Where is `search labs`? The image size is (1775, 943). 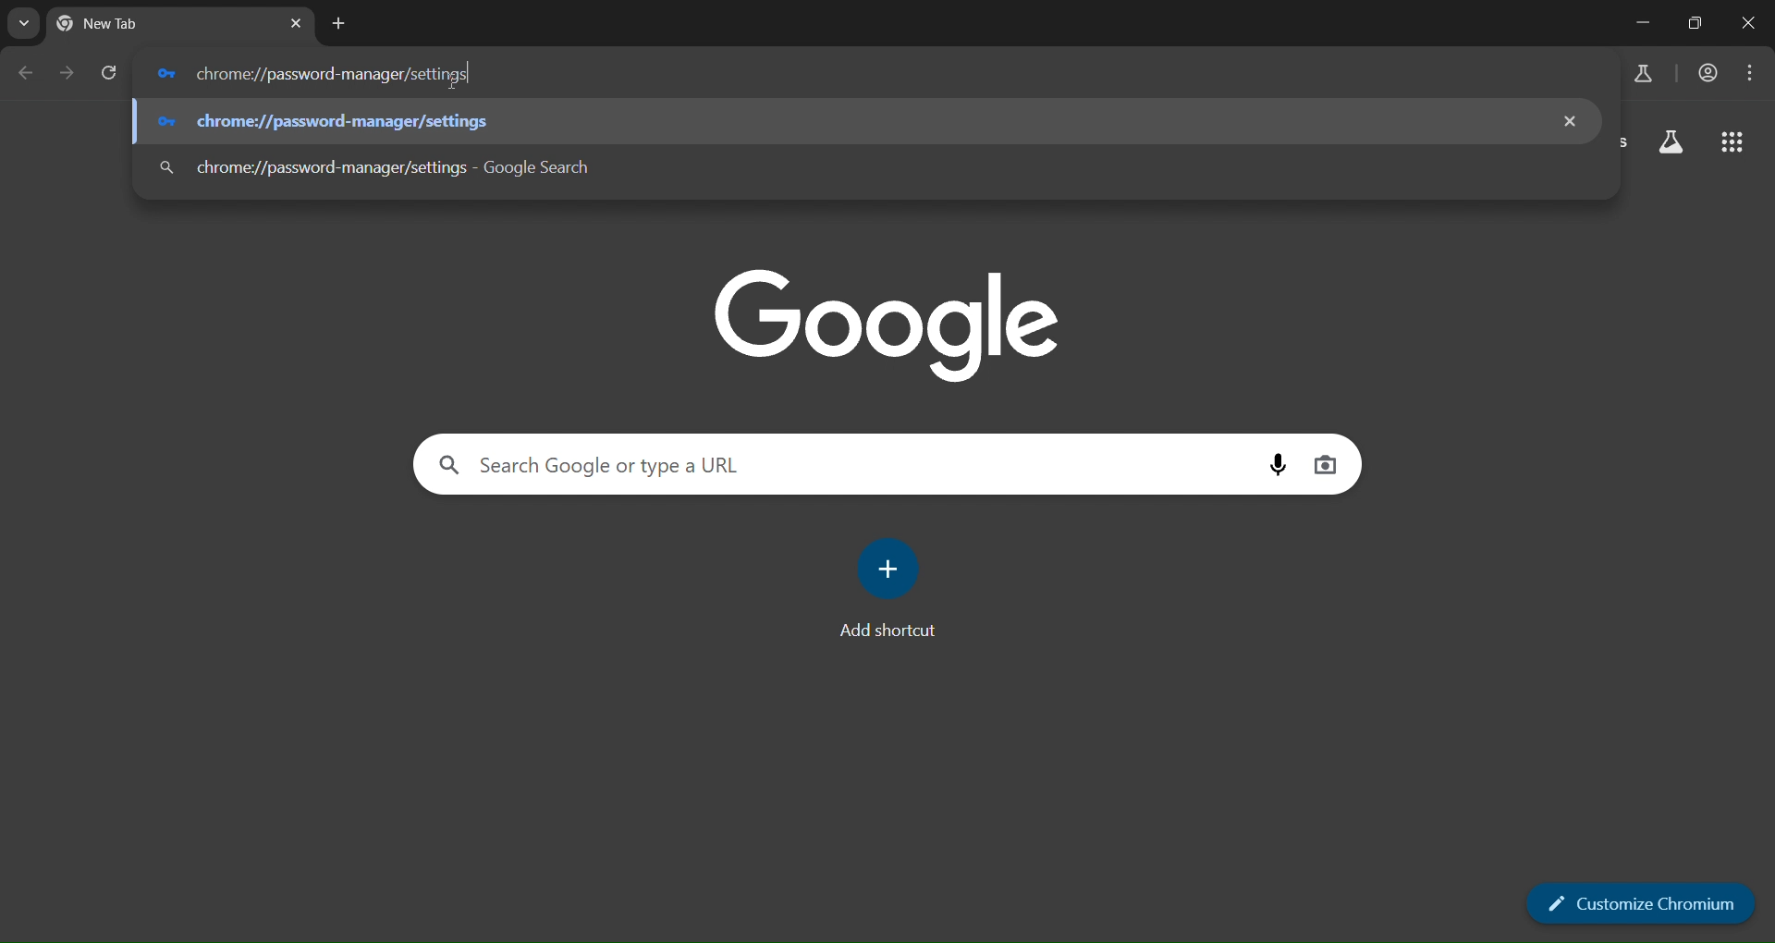
search labs is located at coordinates (1671, 142).